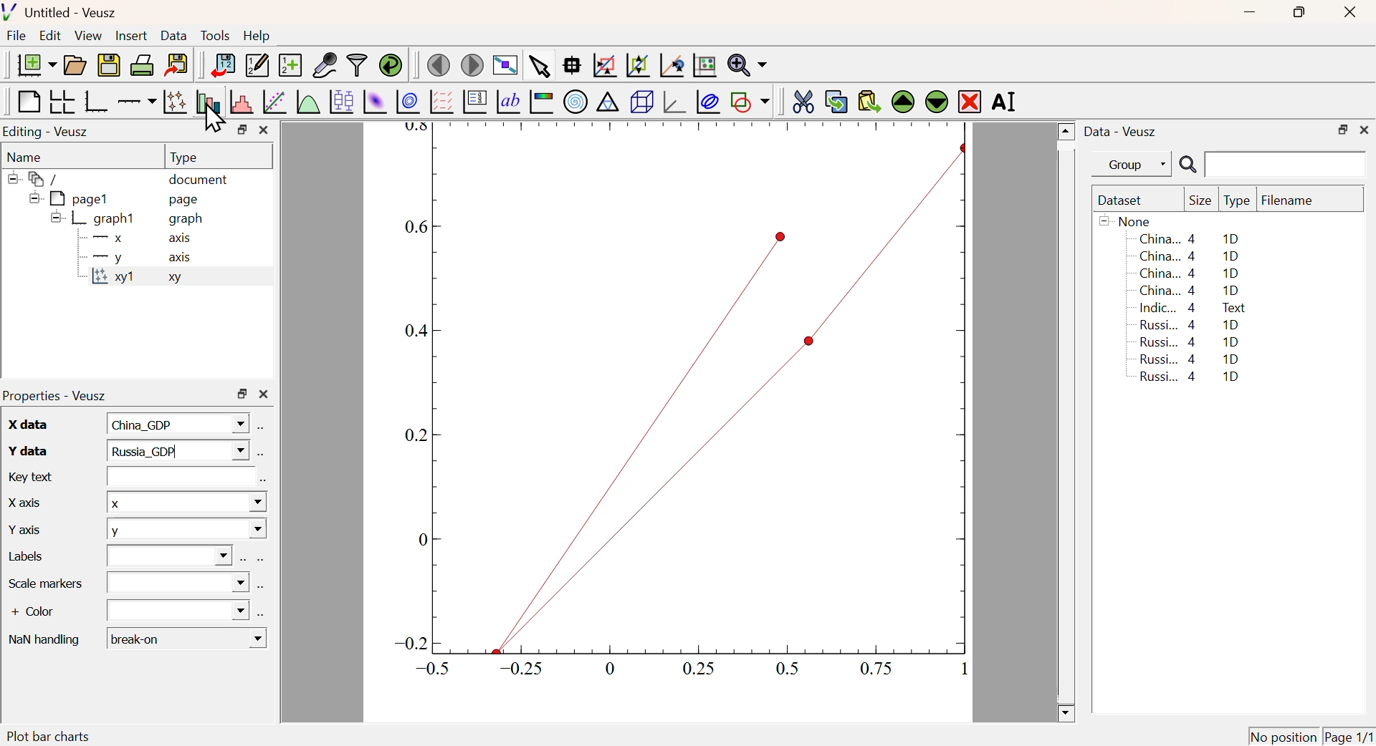  I want to click on Editing - Veusz, so click(48, 132).